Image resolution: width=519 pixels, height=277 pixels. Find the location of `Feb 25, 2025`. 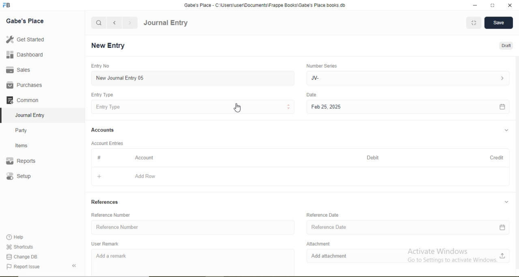

Feb 25, 2025 is located at coordinates (407, 107).